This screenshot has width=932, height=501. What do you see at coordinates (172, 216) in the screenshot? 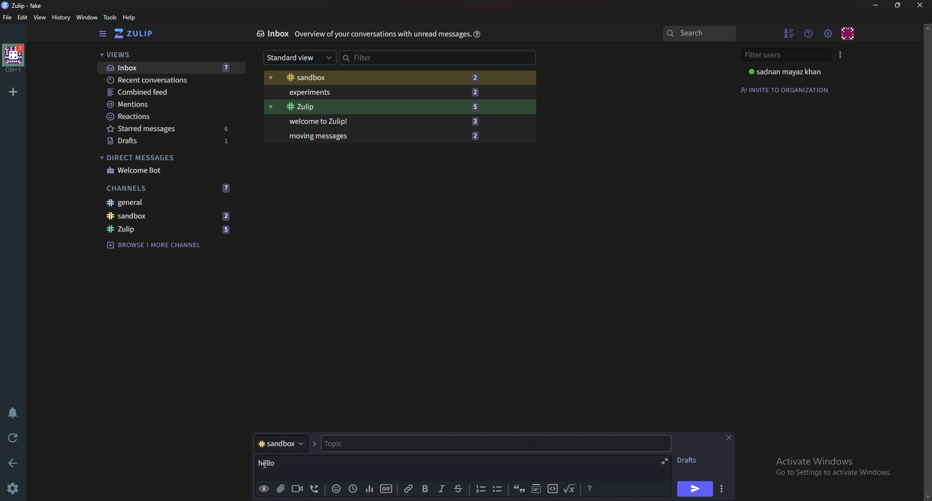
I see `sandbox` at bounding box center [172, 216].